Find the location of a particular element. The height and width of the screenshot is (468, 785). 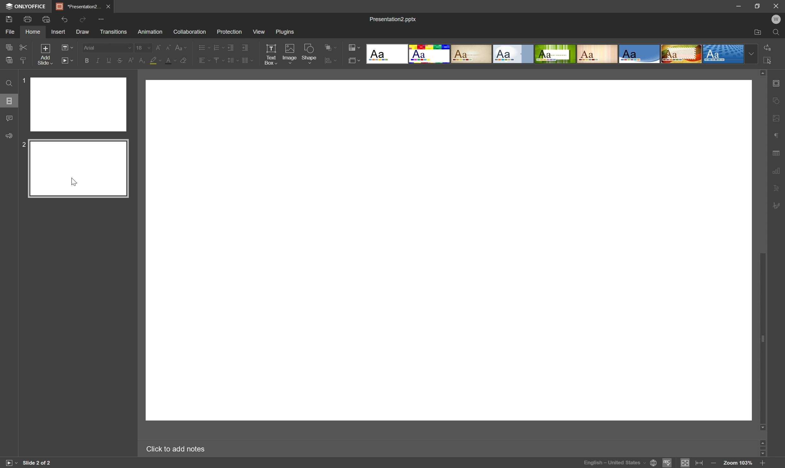

Signature settings is located at coordinates (779, 205).